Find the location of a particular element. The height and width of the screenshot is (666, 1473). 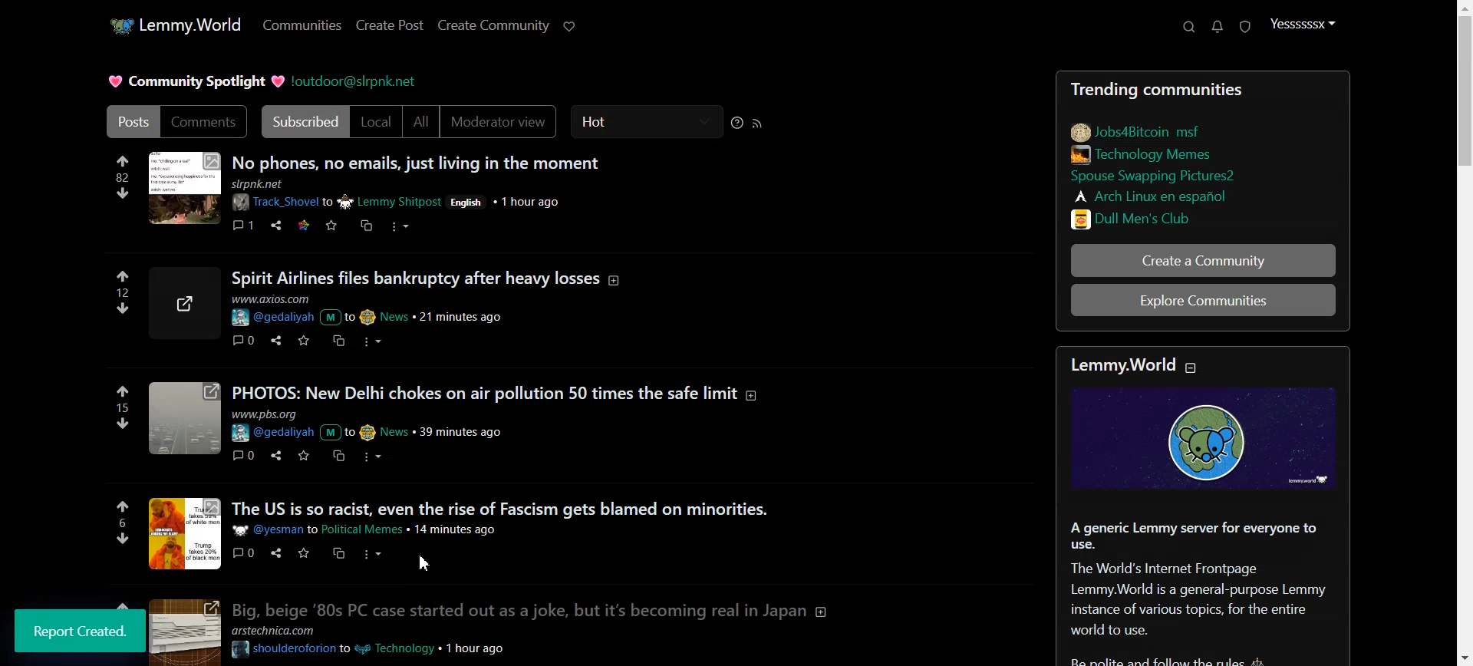

post  is located at coordinates (431, 277).